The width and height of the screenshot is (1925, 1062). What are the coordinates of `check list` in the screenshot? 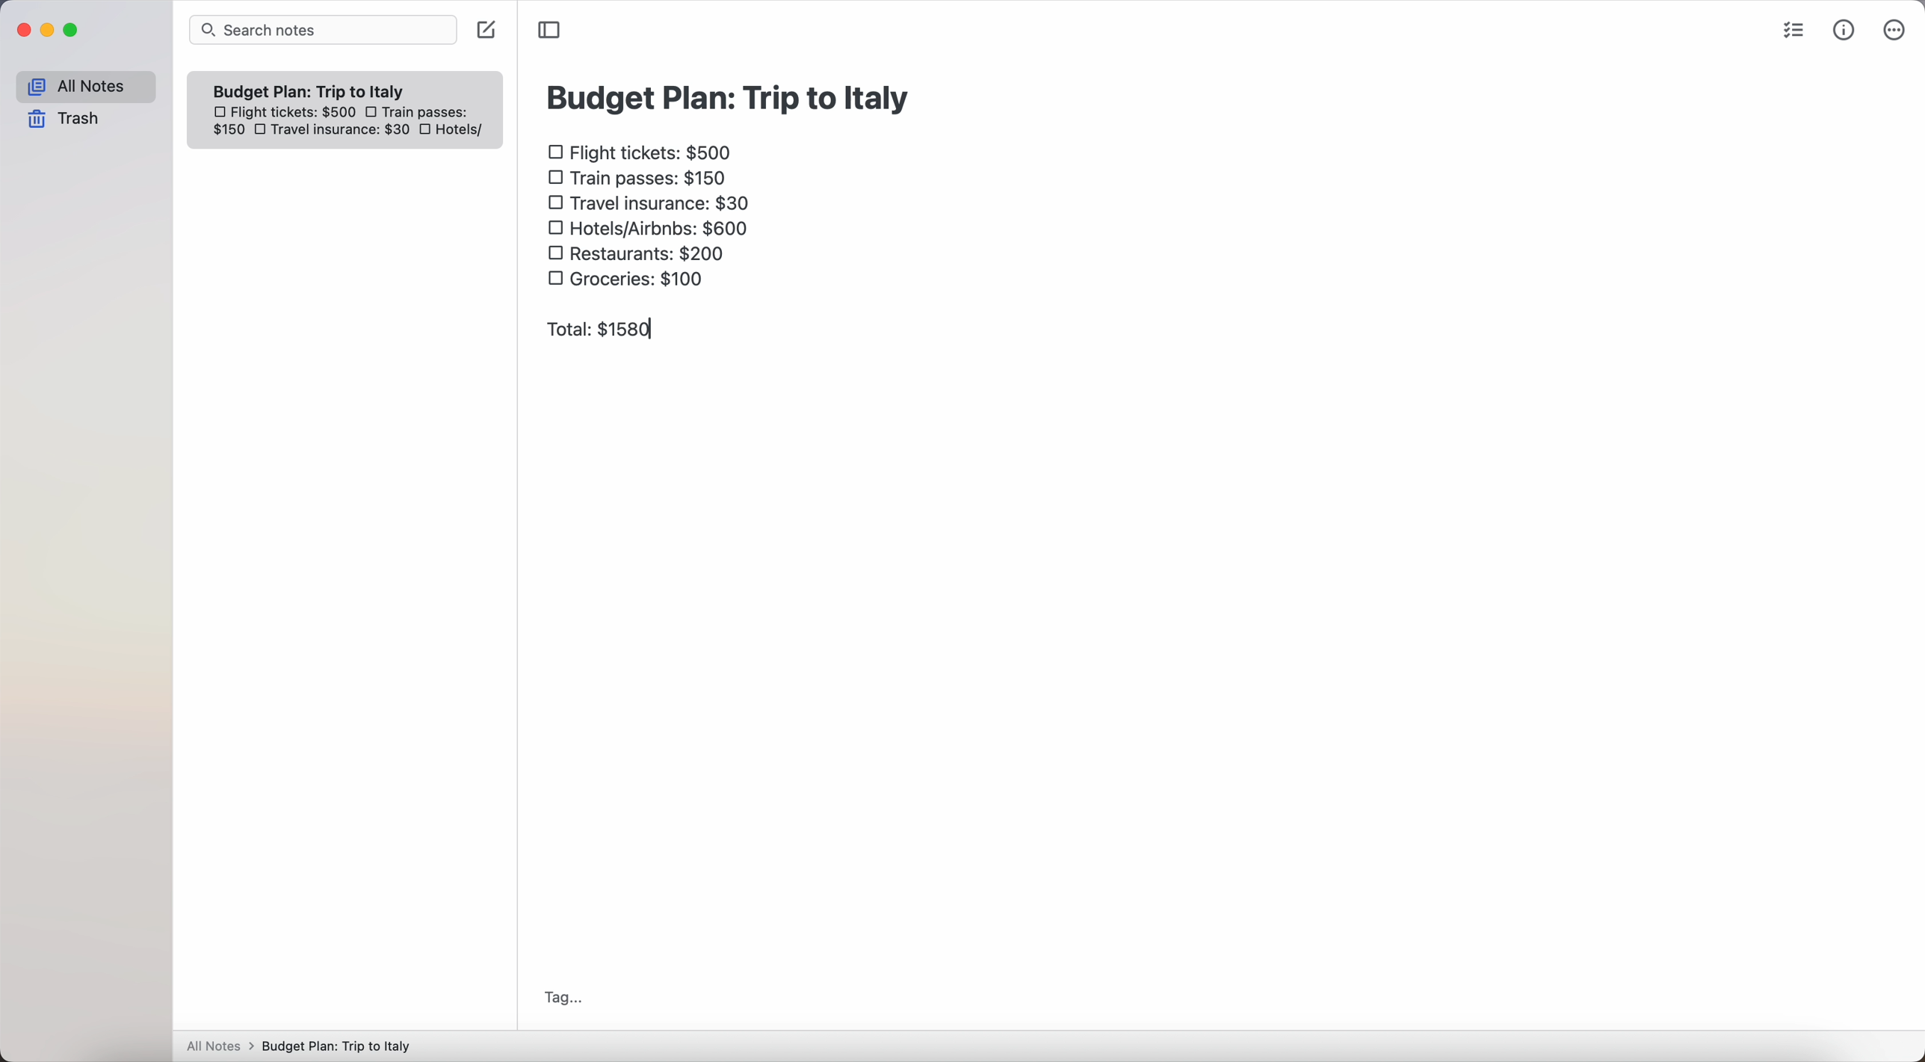 It's located at (1798, 32).